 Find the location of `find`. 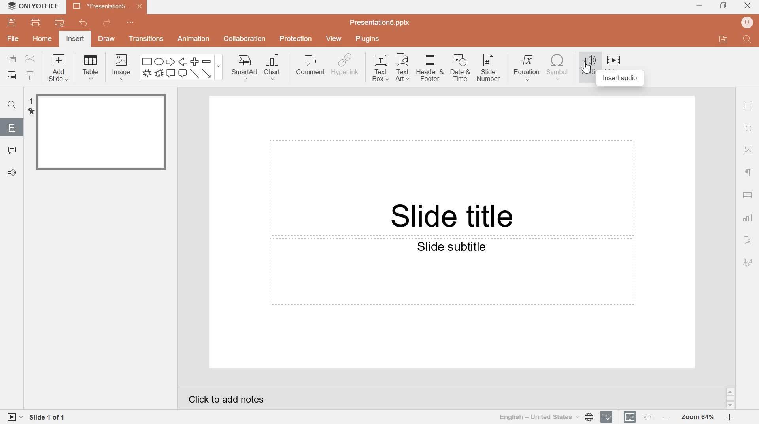

find is located at coordinates (11, 105).